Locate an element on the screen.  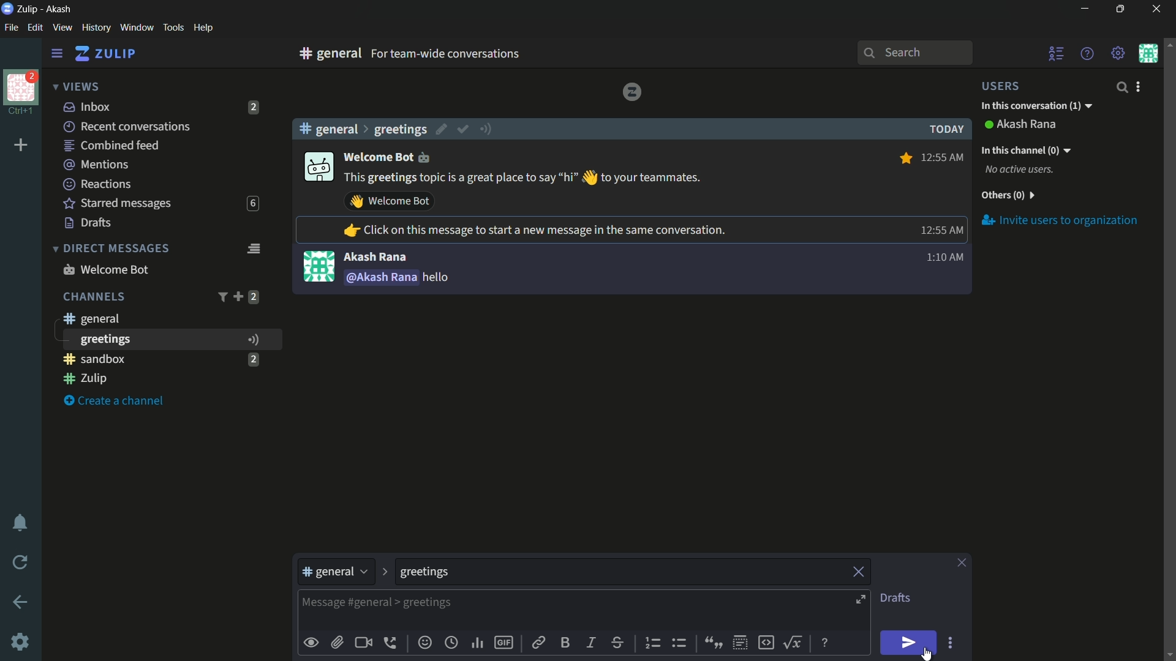
Display picture is located at coordinates (318, 266).